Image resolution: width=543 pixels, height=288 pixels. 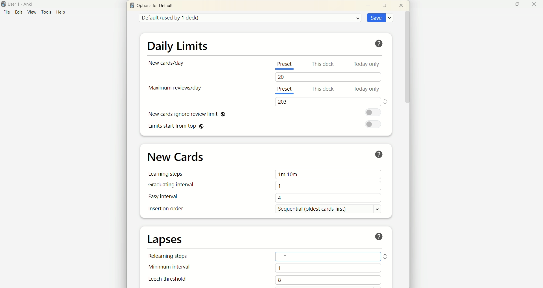 I want to click on 4, so click(x=329, y=197).